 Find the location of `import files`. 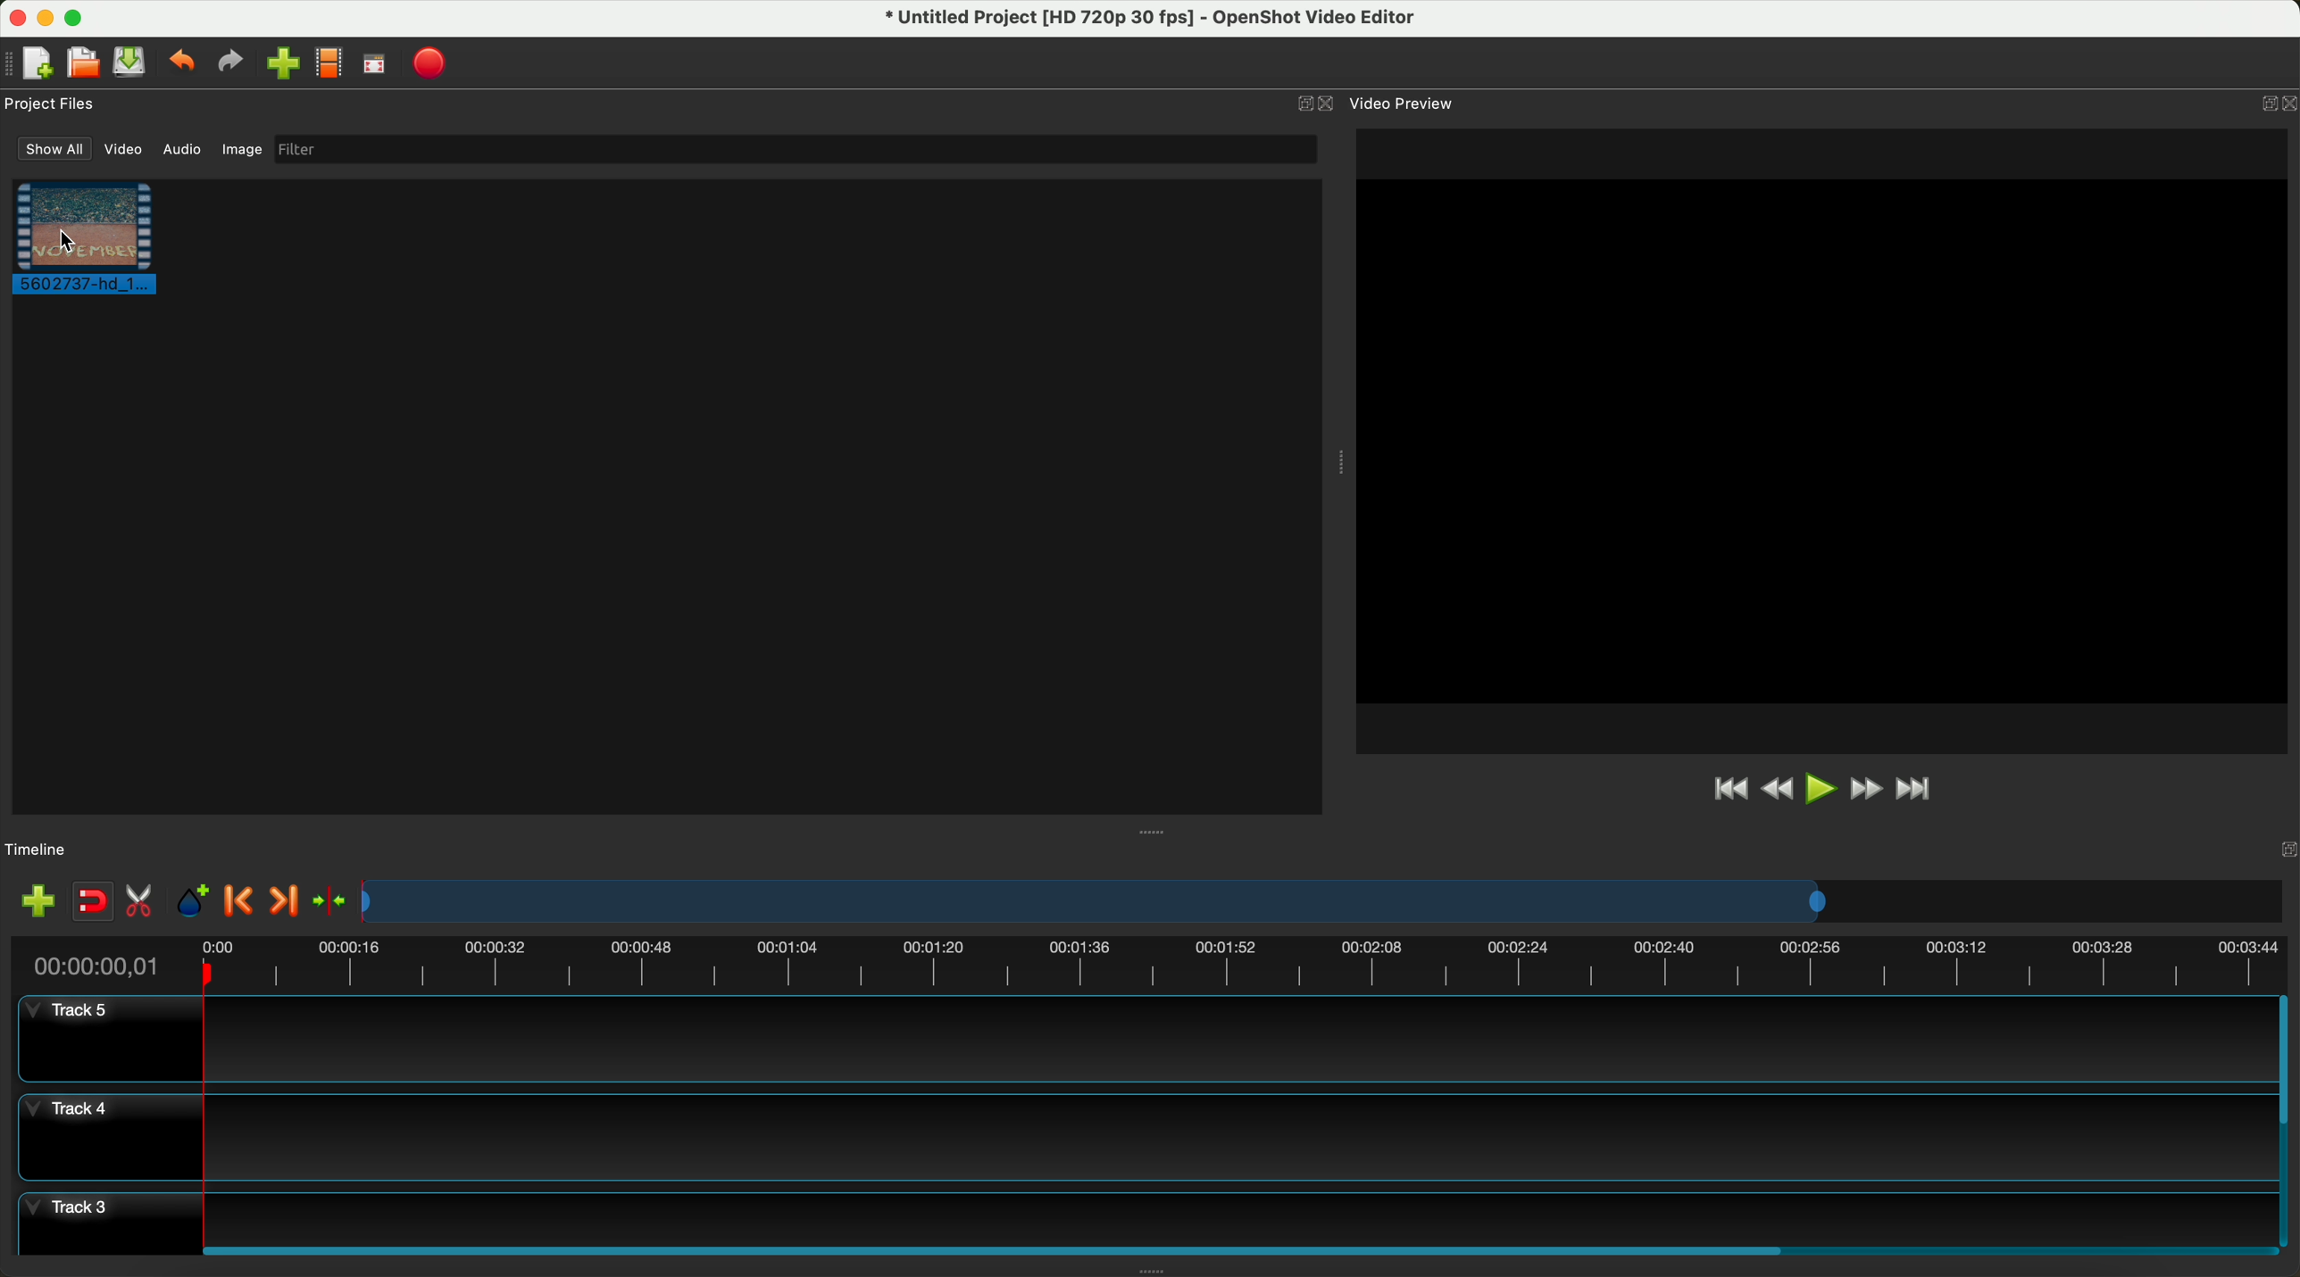

import files is located at coordinates (282, 63).